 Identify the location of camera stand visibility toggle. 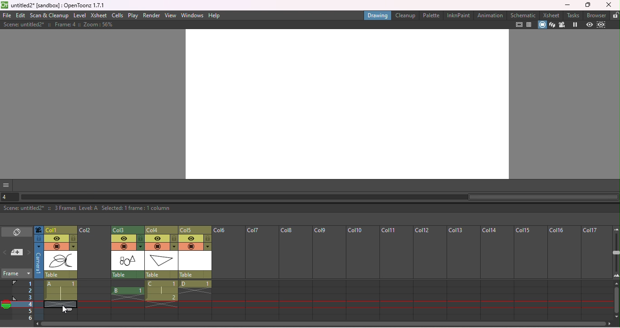
(157, 247).